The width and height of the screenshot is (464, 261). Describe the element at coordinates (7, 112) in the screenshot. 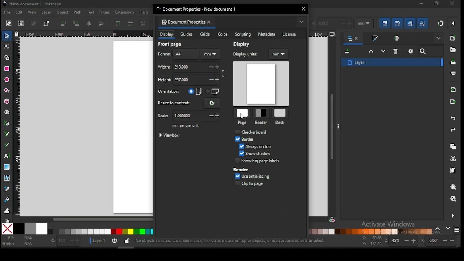

I see `spiral tool` at that location.